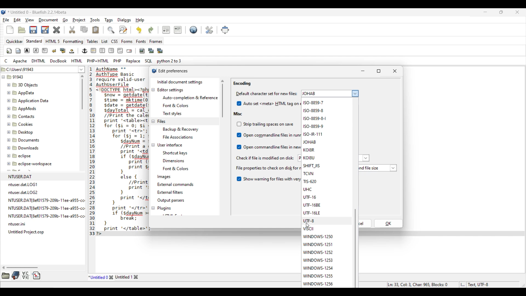  What do you see at coordinates (265, 158) in the screenshot?
I see `Indicates check if file is modified on disc` at bounding box center [265, 158].